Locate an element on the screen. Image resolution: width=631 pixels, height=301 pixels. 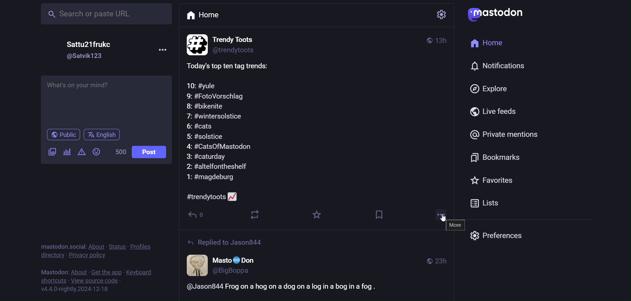
text is located at coordinates (60, 243).